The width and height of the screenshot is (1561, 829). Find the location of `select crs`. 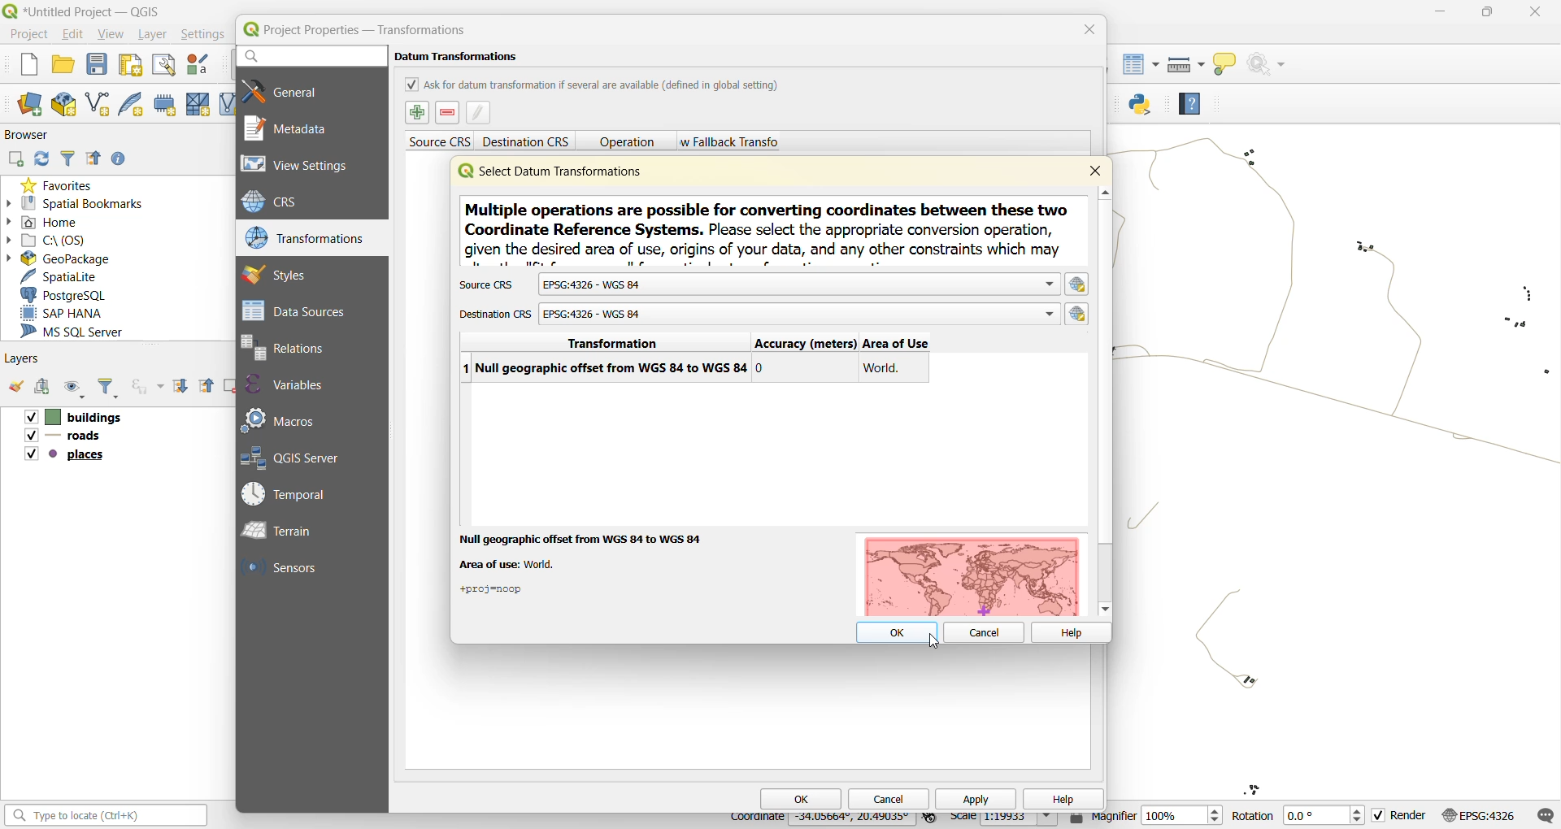

select crs is located at coordinates (1076, 284).